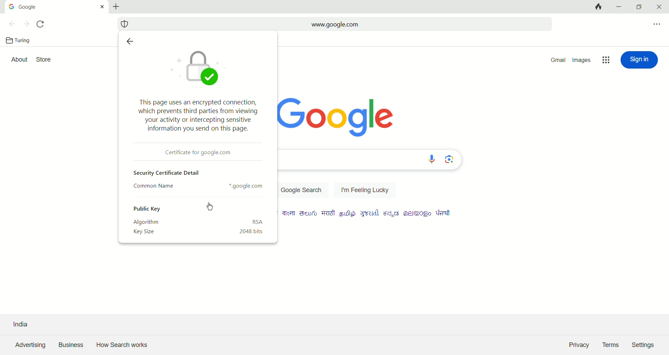 This screenshot has height=355, width=669. Describe the element at coordinates (660, 7) in the screenshot. I see `close` at that location.